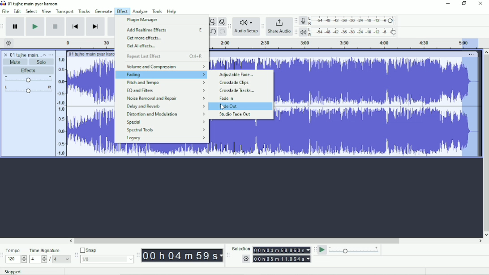 This screenshot has width=489, height=275. I want to click on Generate, so click(104, 11).